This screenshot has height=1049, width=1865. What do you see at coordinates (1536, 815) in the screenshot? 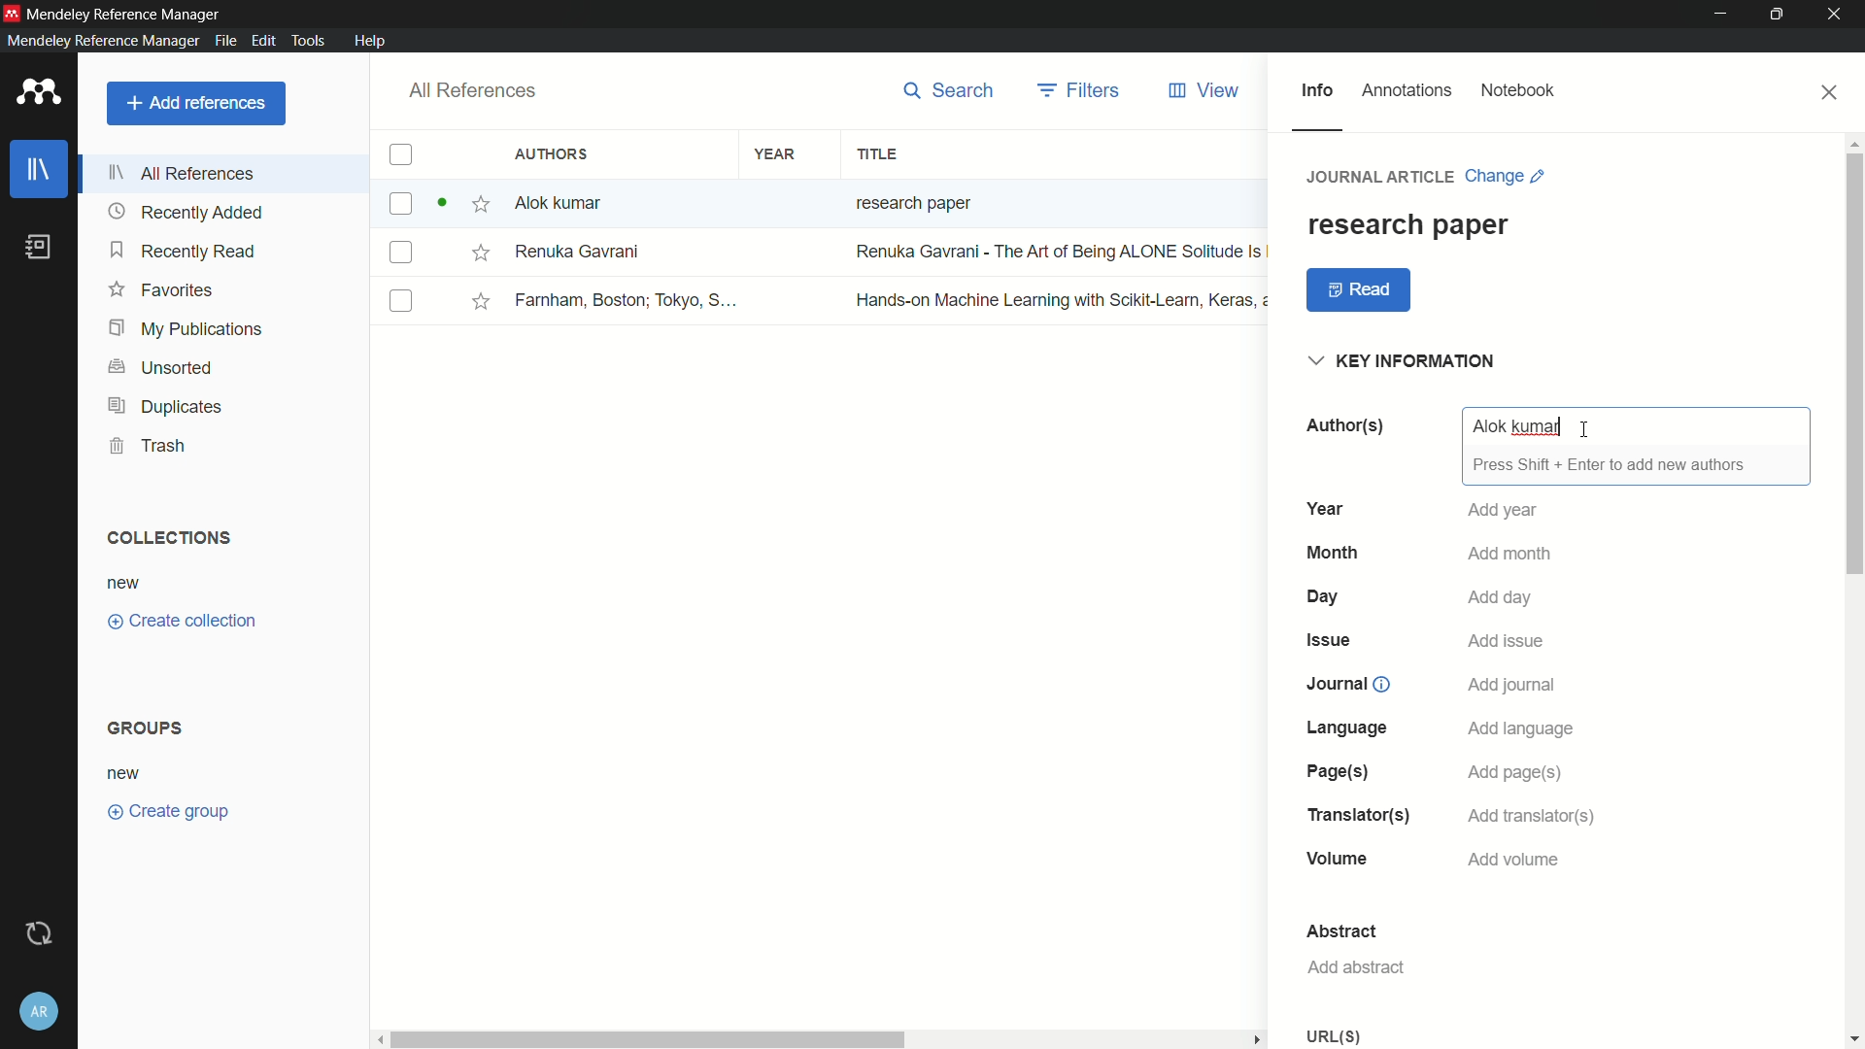
I see `add translator` at bounding box center [1536, 815].